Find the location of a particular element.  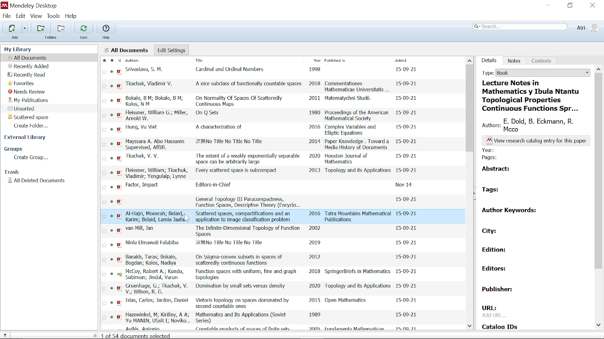

favorites is located at coordinates (104, 195).